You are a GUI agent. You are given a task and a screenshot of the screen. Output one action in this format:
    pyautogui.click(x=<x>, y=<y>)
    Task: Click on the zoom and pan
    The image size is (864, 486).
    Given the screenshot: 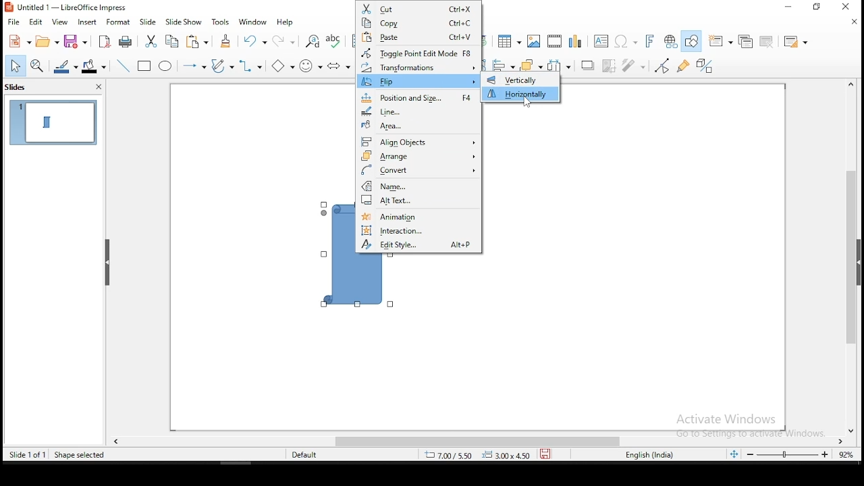 What is the action you would take?
    pyautogui.click(x=37, y=64)
    